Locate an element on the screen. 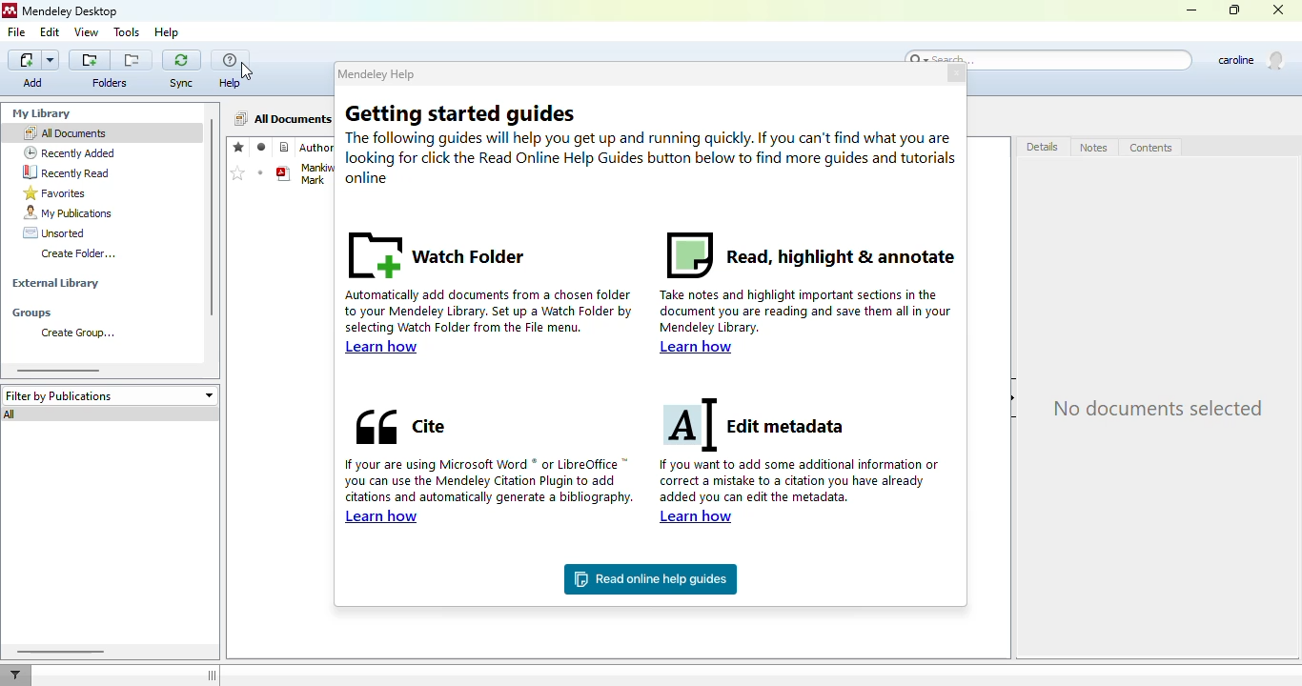  folders is located at coordinates (110, 71).